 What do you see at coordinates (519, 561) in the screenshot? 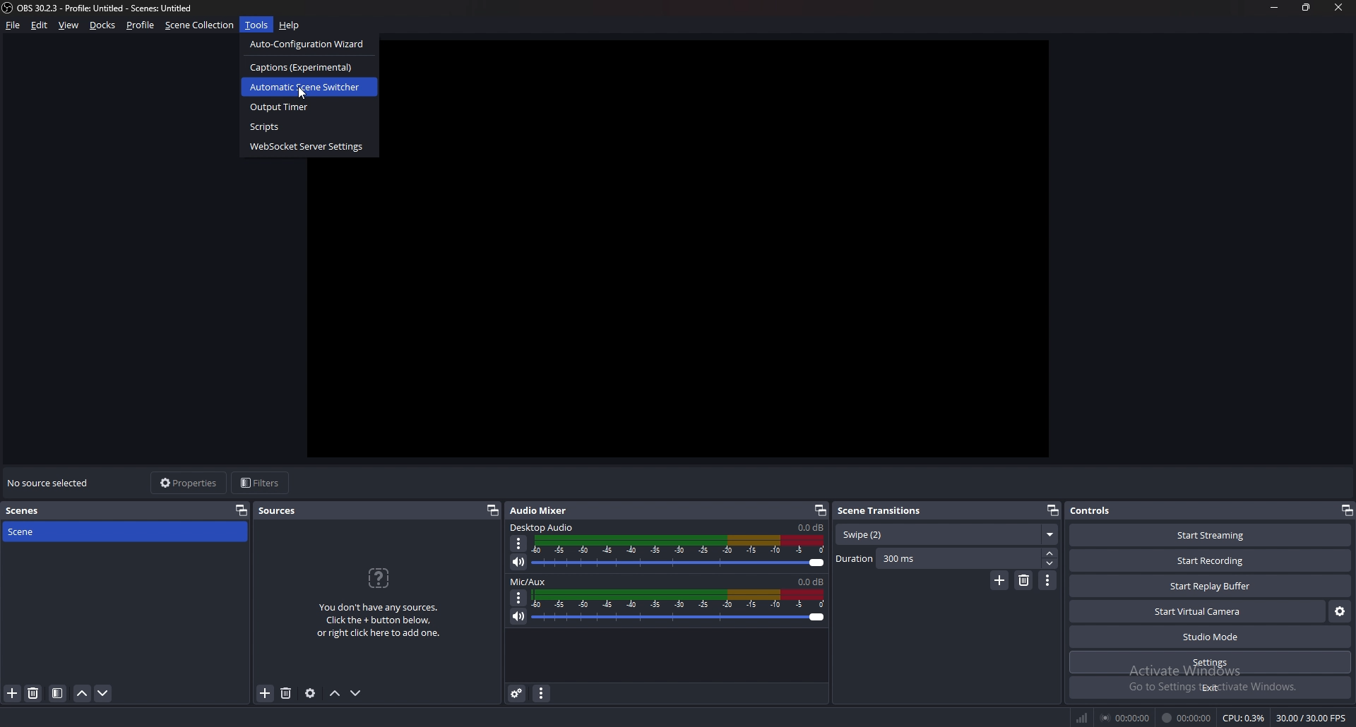
I see `mute` at bounding box center [519, 561].